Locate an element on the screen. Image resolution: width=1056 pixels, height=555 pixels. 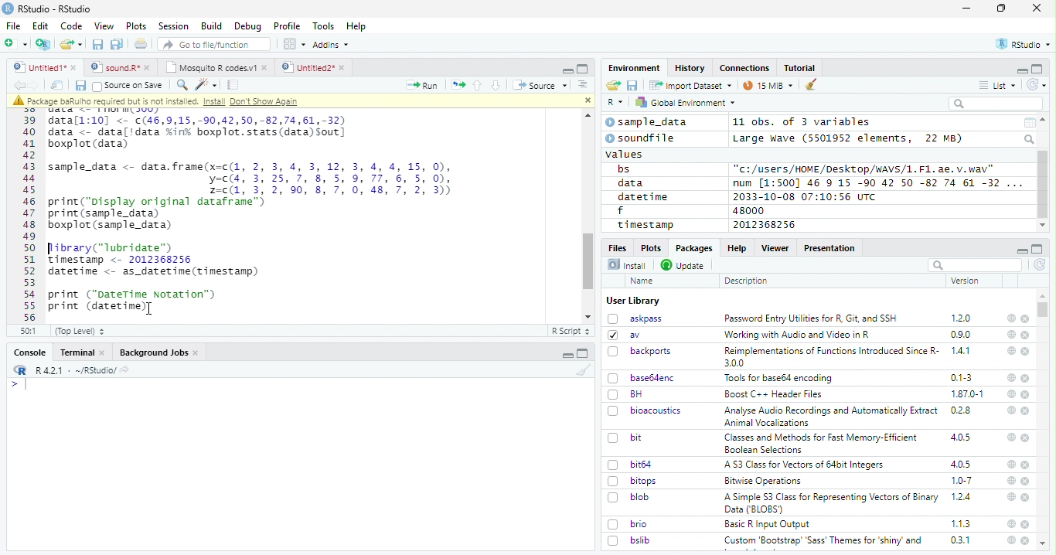
Refresh is located at coordinates (1041, 266).